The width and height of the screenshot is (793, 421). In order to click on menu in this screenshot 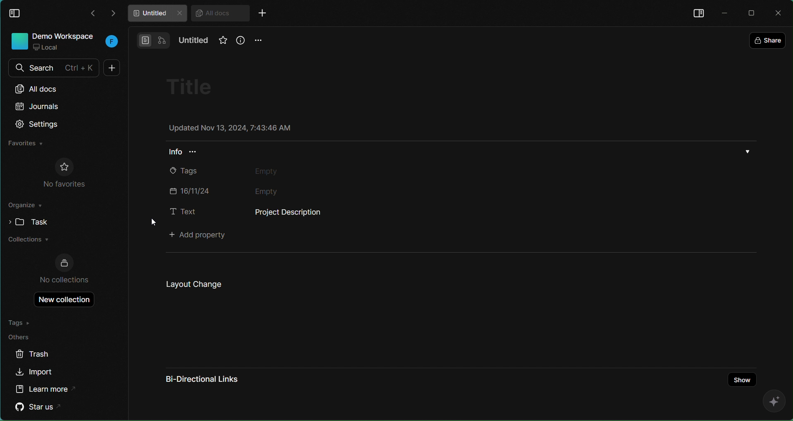, I will do `click(259, 40)`.